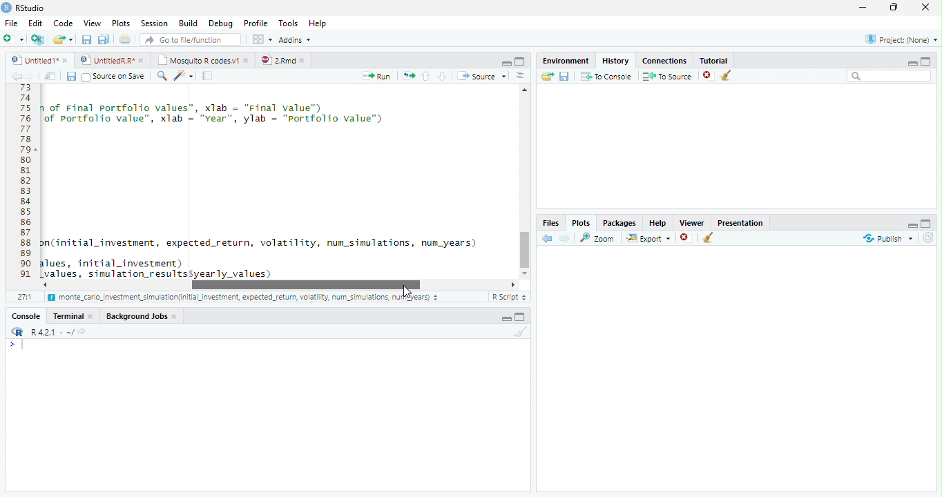 This screenshot has width=942, height=497. What do you see at coordinates (63, 39) in the screenshot?
I see `Open an existing file` at bounding box center [63, 39].